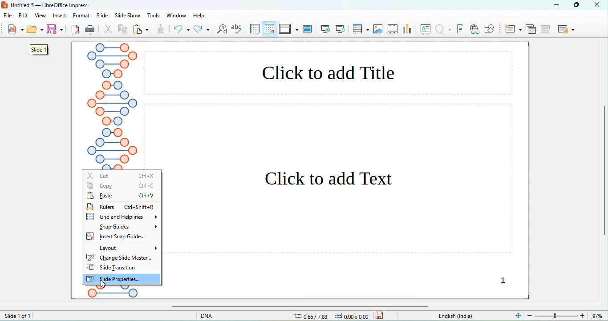 The height and width of the screenshot is (321, 608). I want to click on rulers, so click(121, 206).